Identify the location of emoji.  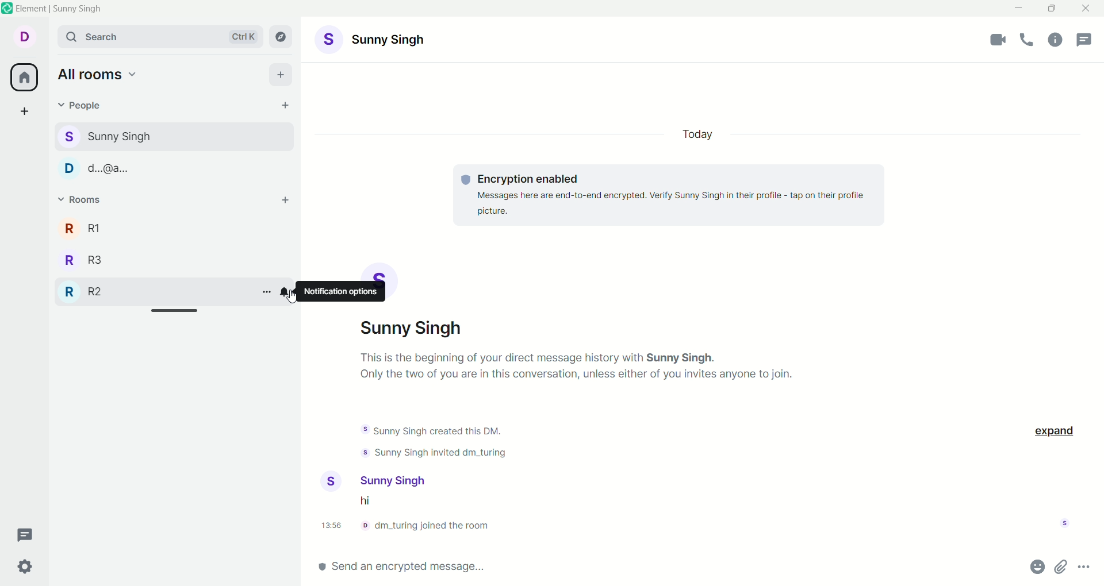
(1037, 566).